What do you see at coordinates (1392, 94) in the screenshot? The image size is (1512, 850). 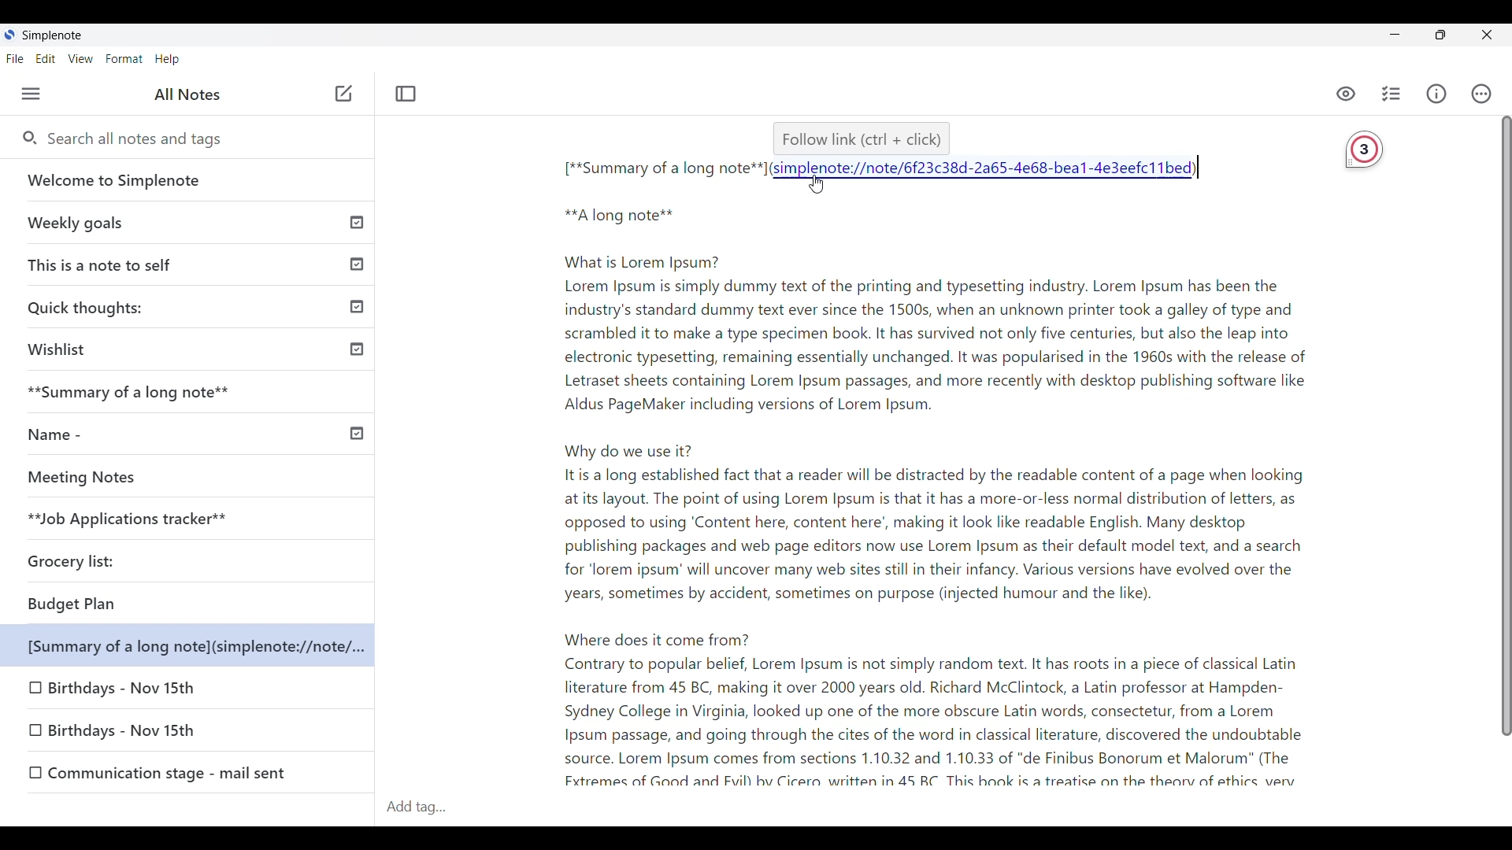 I see `Insert checklist` at bounding box center [1392, 94].